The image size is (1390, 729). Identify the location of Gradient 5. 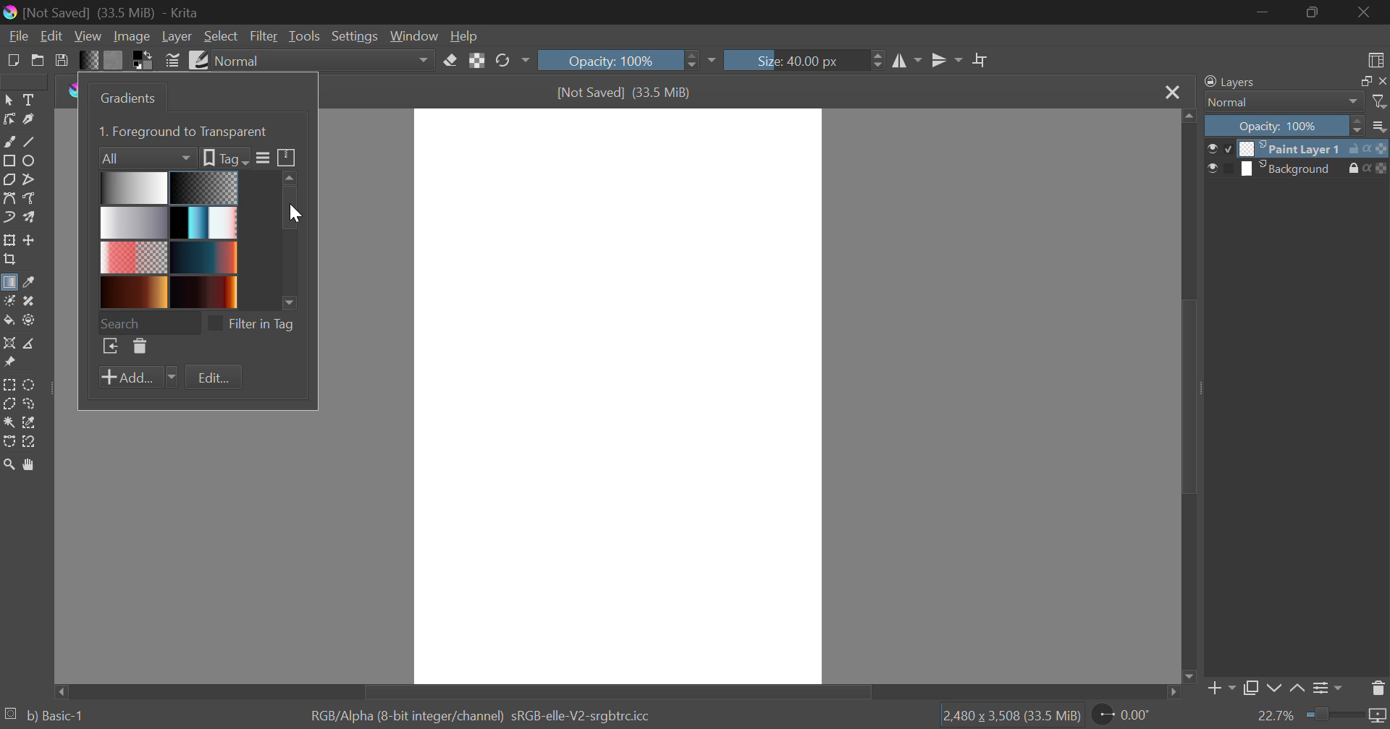
(134, 257).